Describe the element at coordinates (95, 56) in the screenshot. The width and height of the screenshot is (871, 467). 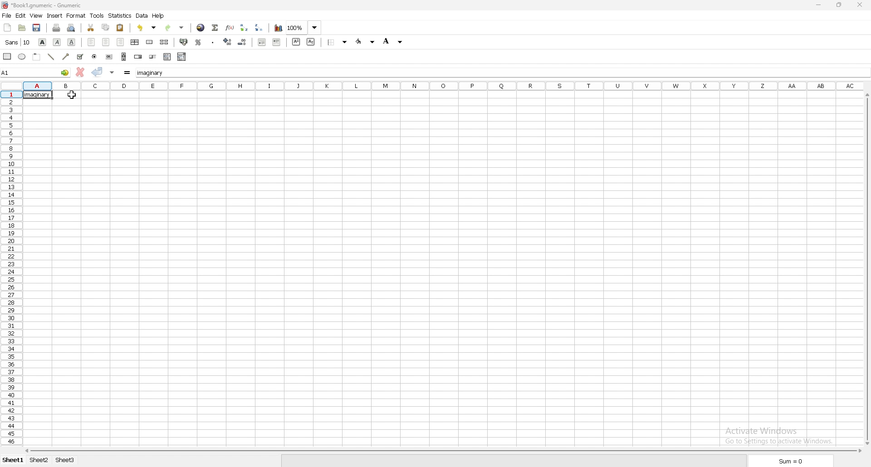
I see `radio button` at that location.